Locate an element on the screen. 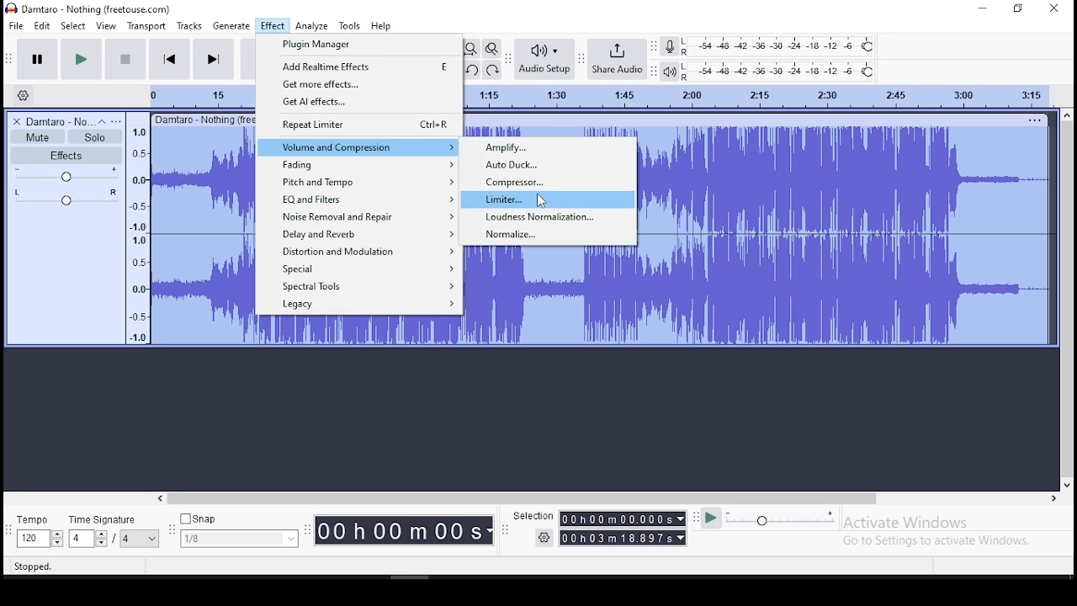  delay and reverb is located at coordinates (362, 234).